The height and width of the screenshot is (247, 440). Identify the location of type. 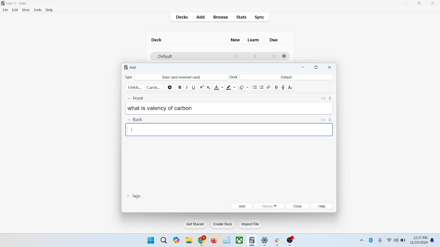
(129, 77).